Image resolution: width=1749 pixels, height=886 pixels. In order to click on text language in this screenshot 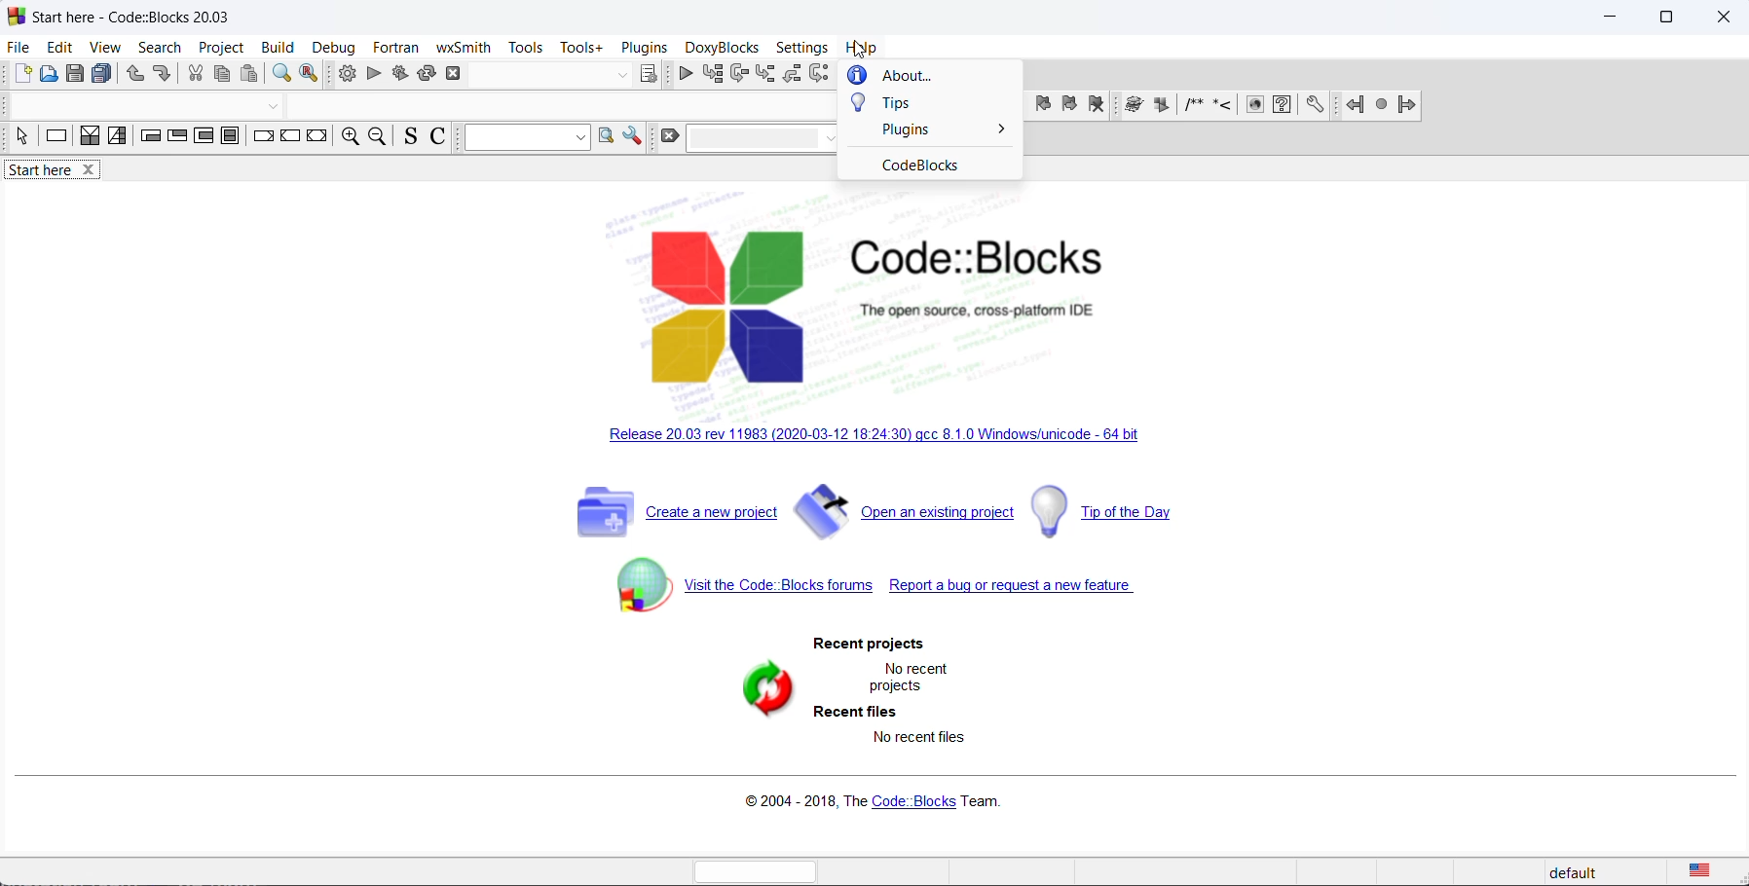, I will do `click(1710, 868)`.